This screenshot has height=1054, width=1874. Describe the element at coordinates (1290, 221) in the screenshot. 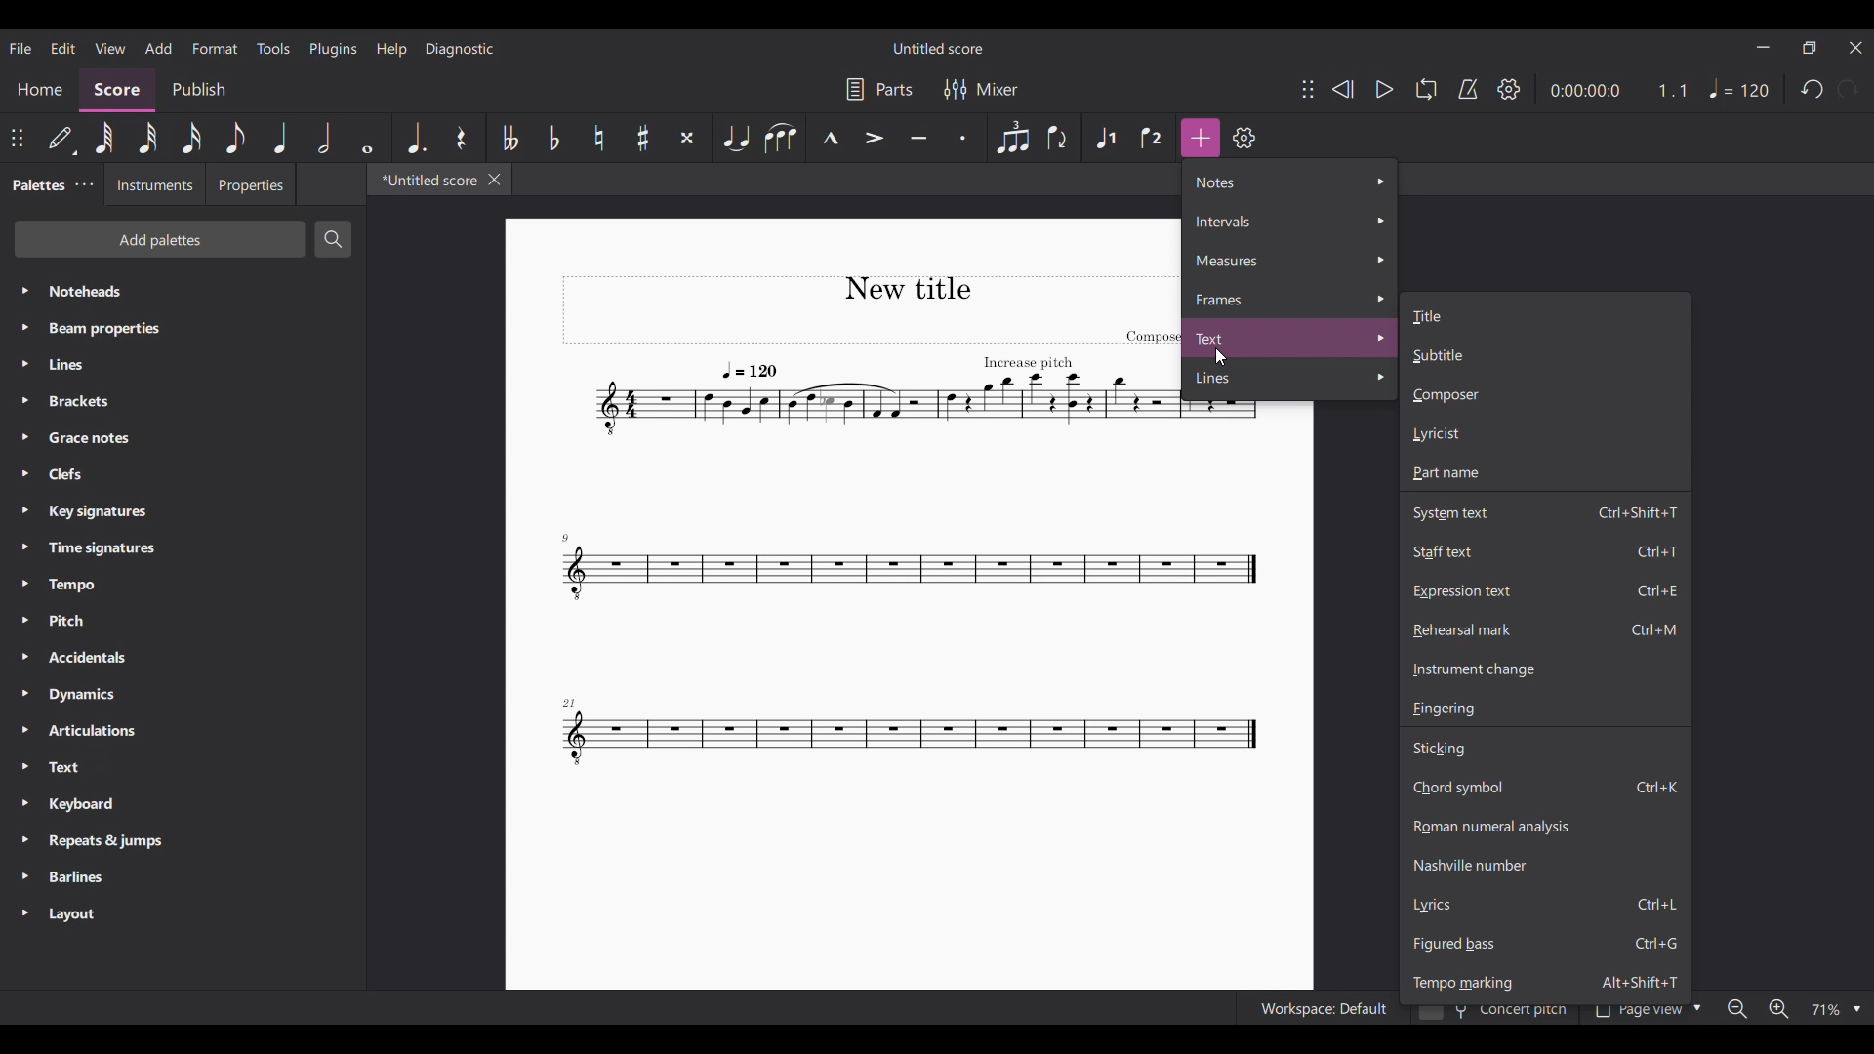

I see `Interval options` at that location.